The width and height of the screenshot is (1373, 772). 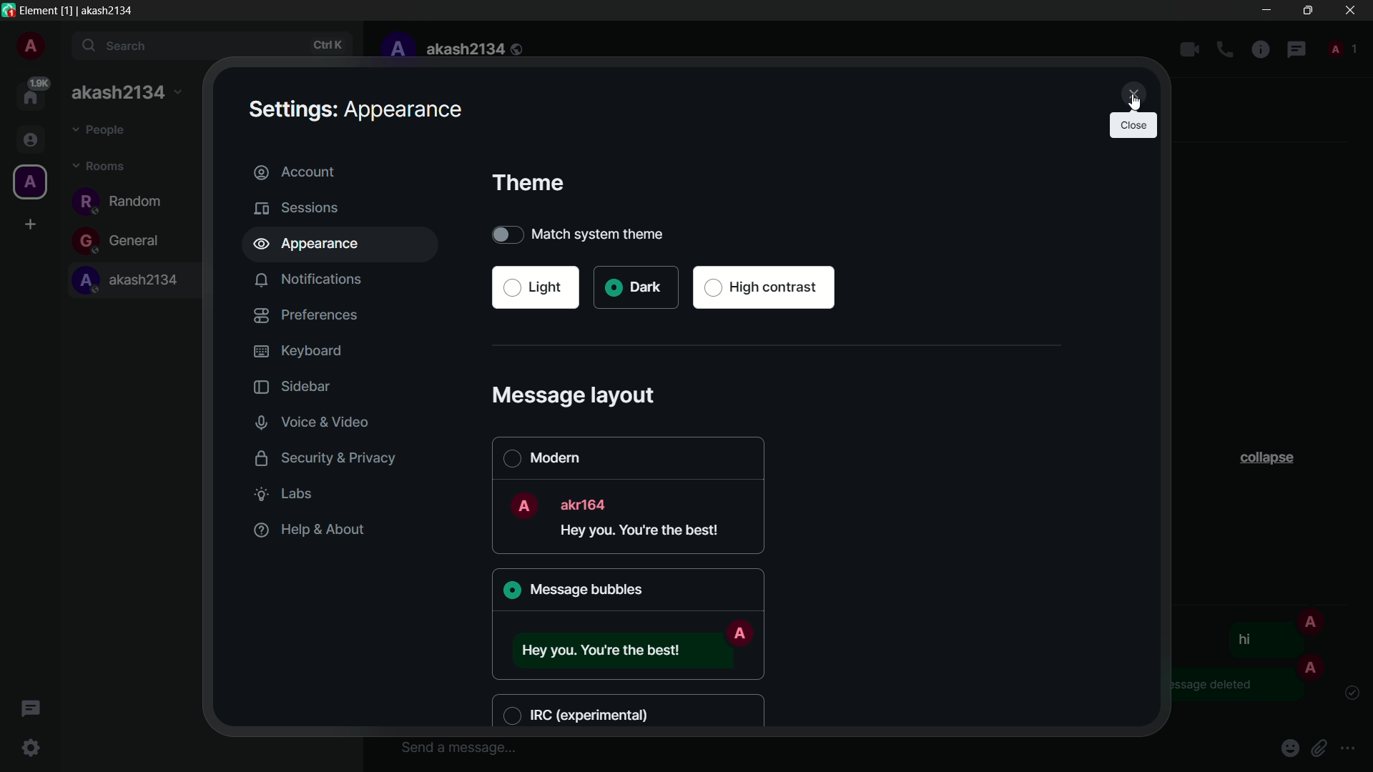 I want to click on Settings: Appearance, so click(x=354, y=109).